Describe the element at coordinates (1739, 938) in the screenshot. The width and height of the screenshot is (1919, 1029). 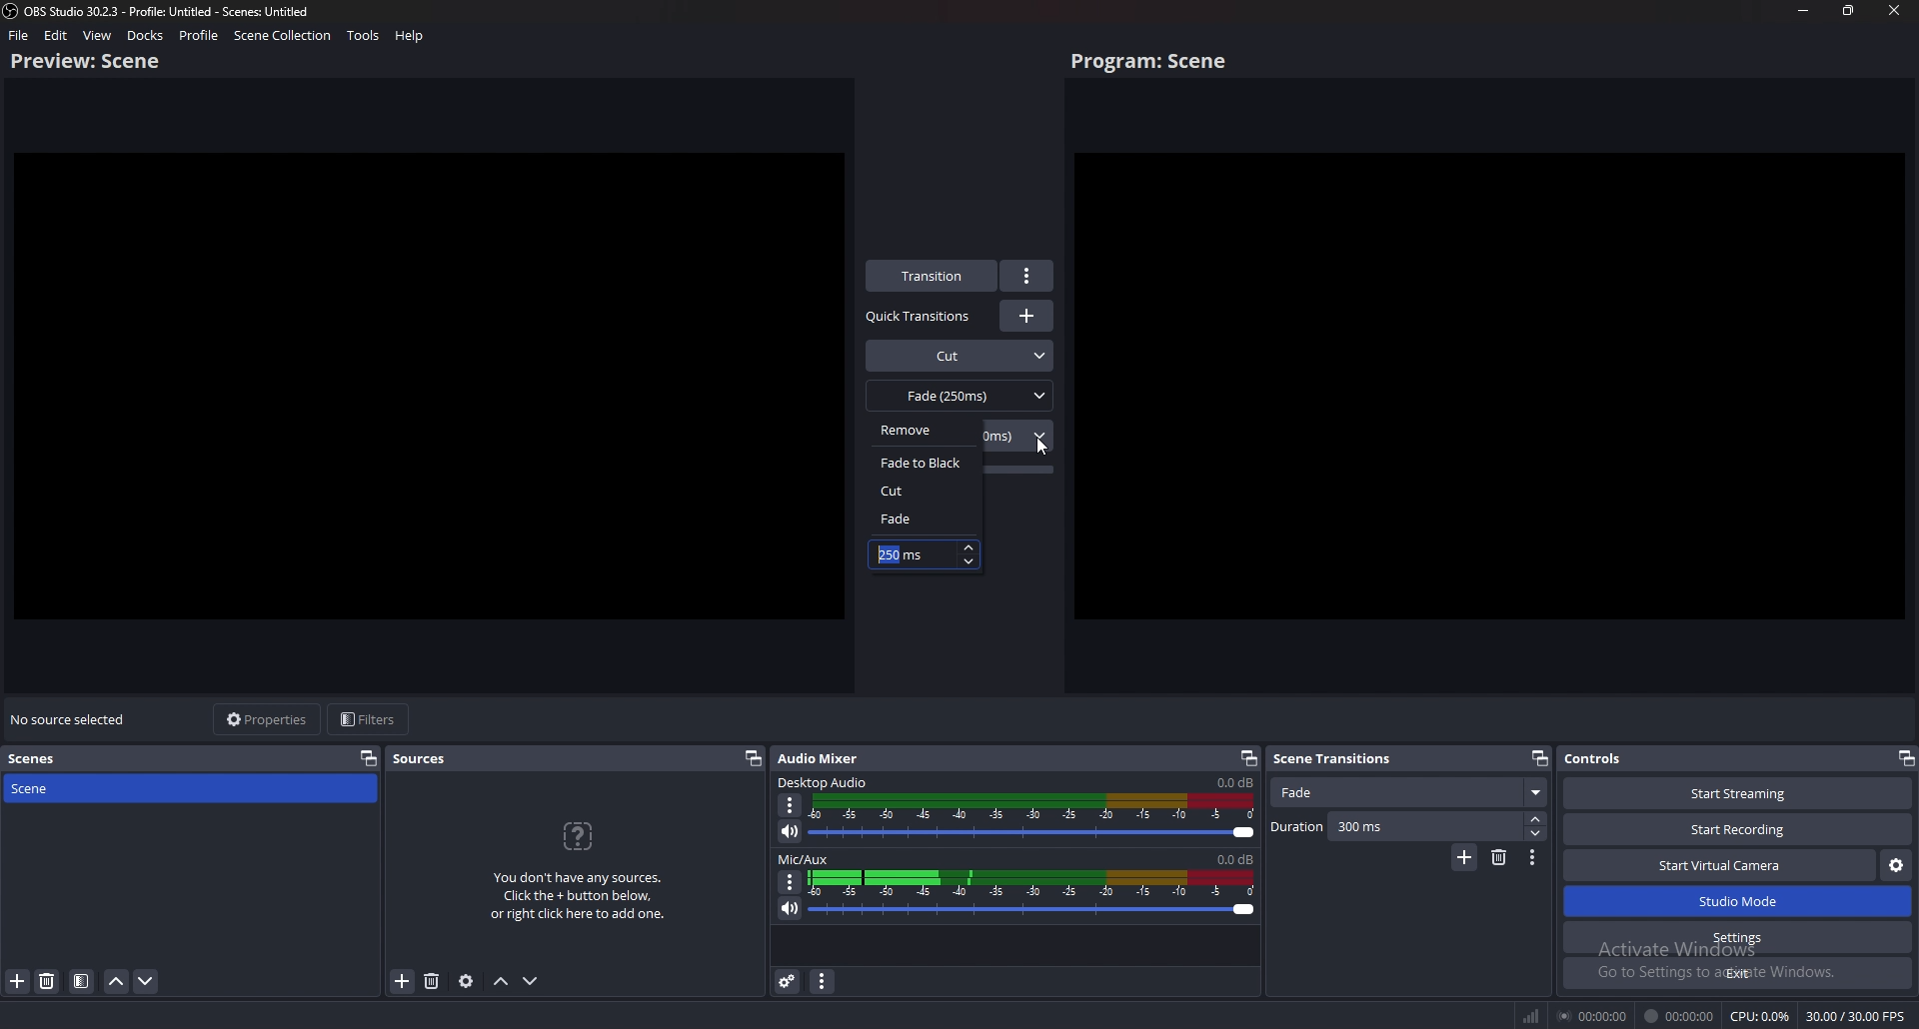
I see `Settings` at that location.